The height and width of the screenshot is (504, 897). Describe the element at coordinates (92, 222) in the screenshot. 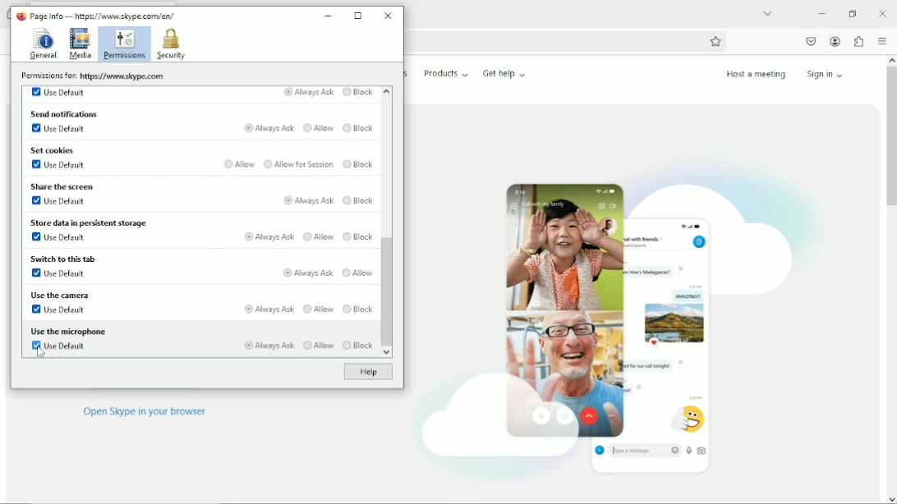

I see `Store data in persistent storage` at that location.